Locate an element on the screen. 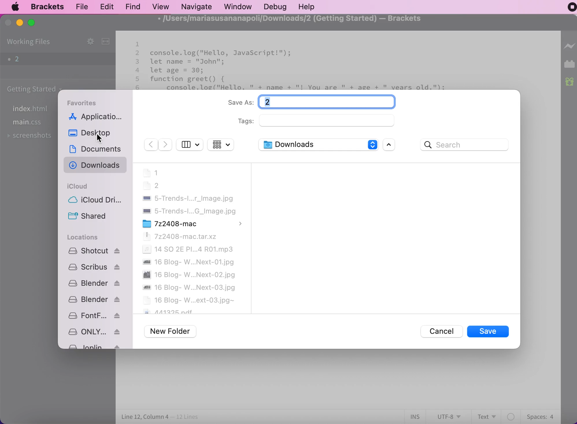 The height and width of the screenshot is (424, 577). blender is located at coordinates (94, 300).